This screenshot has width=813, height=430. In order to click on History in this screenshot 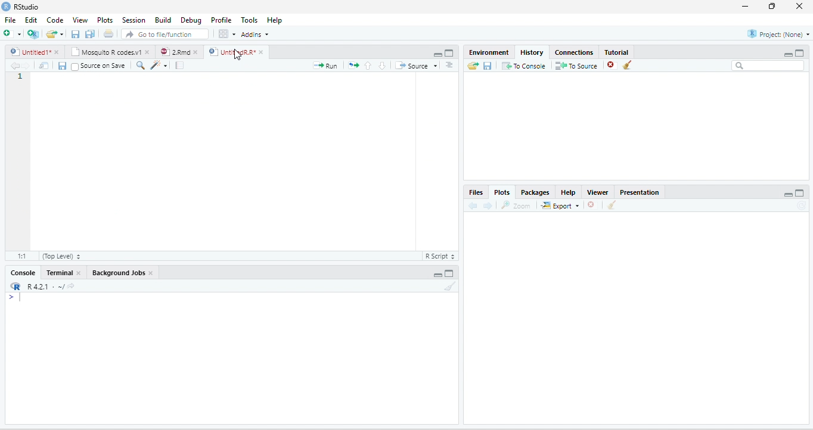, I will do `click(531, 52)`.